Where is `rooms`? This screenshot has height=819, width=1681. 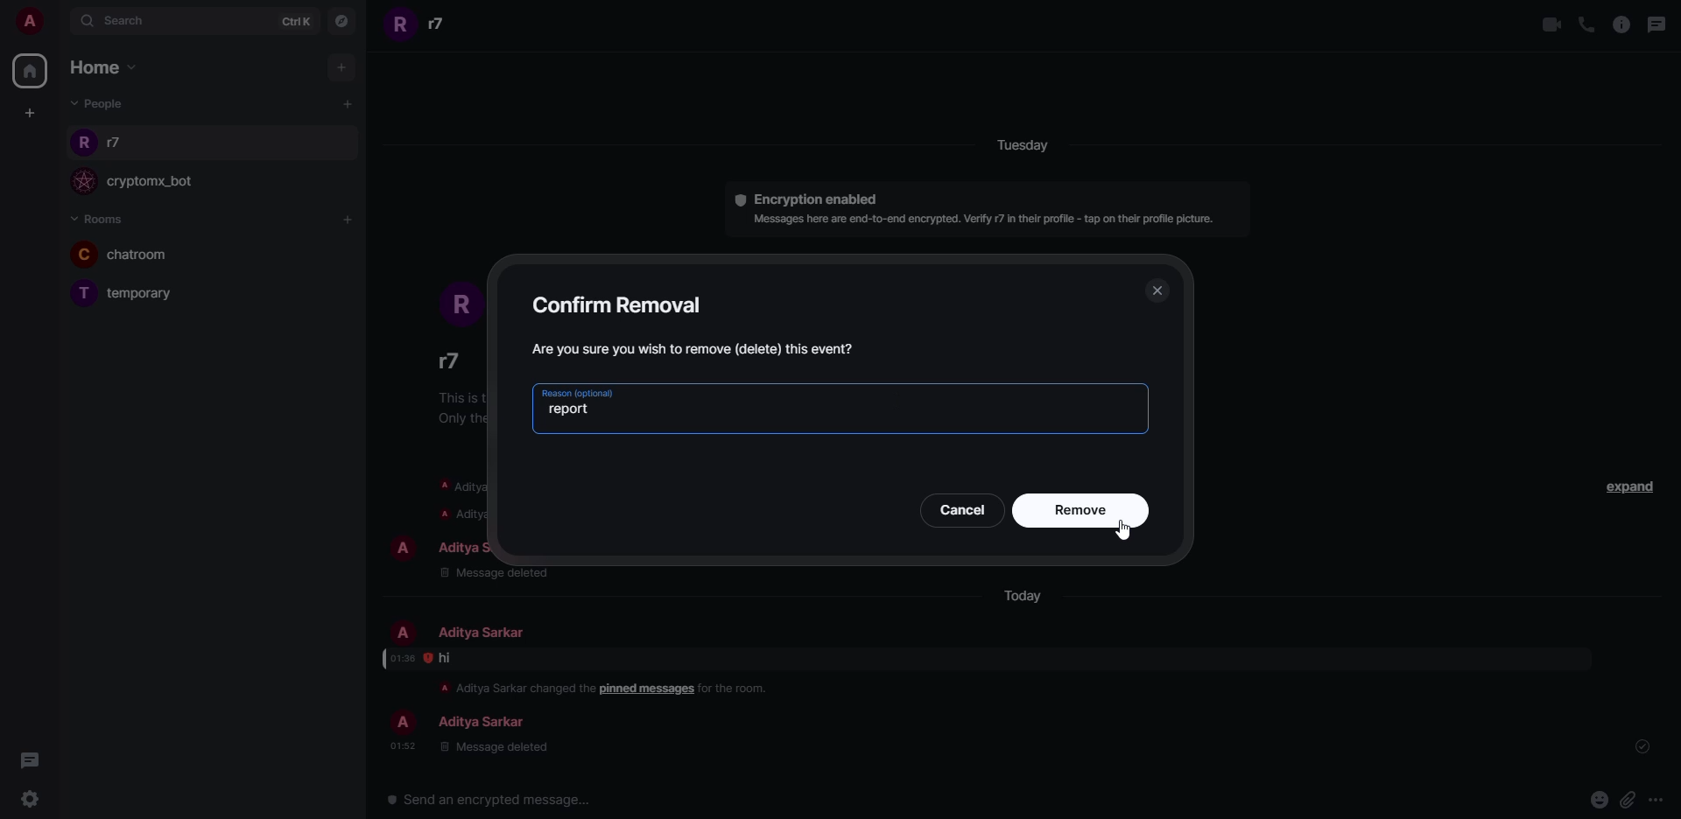
rooms is located at coordinates (96, 220).